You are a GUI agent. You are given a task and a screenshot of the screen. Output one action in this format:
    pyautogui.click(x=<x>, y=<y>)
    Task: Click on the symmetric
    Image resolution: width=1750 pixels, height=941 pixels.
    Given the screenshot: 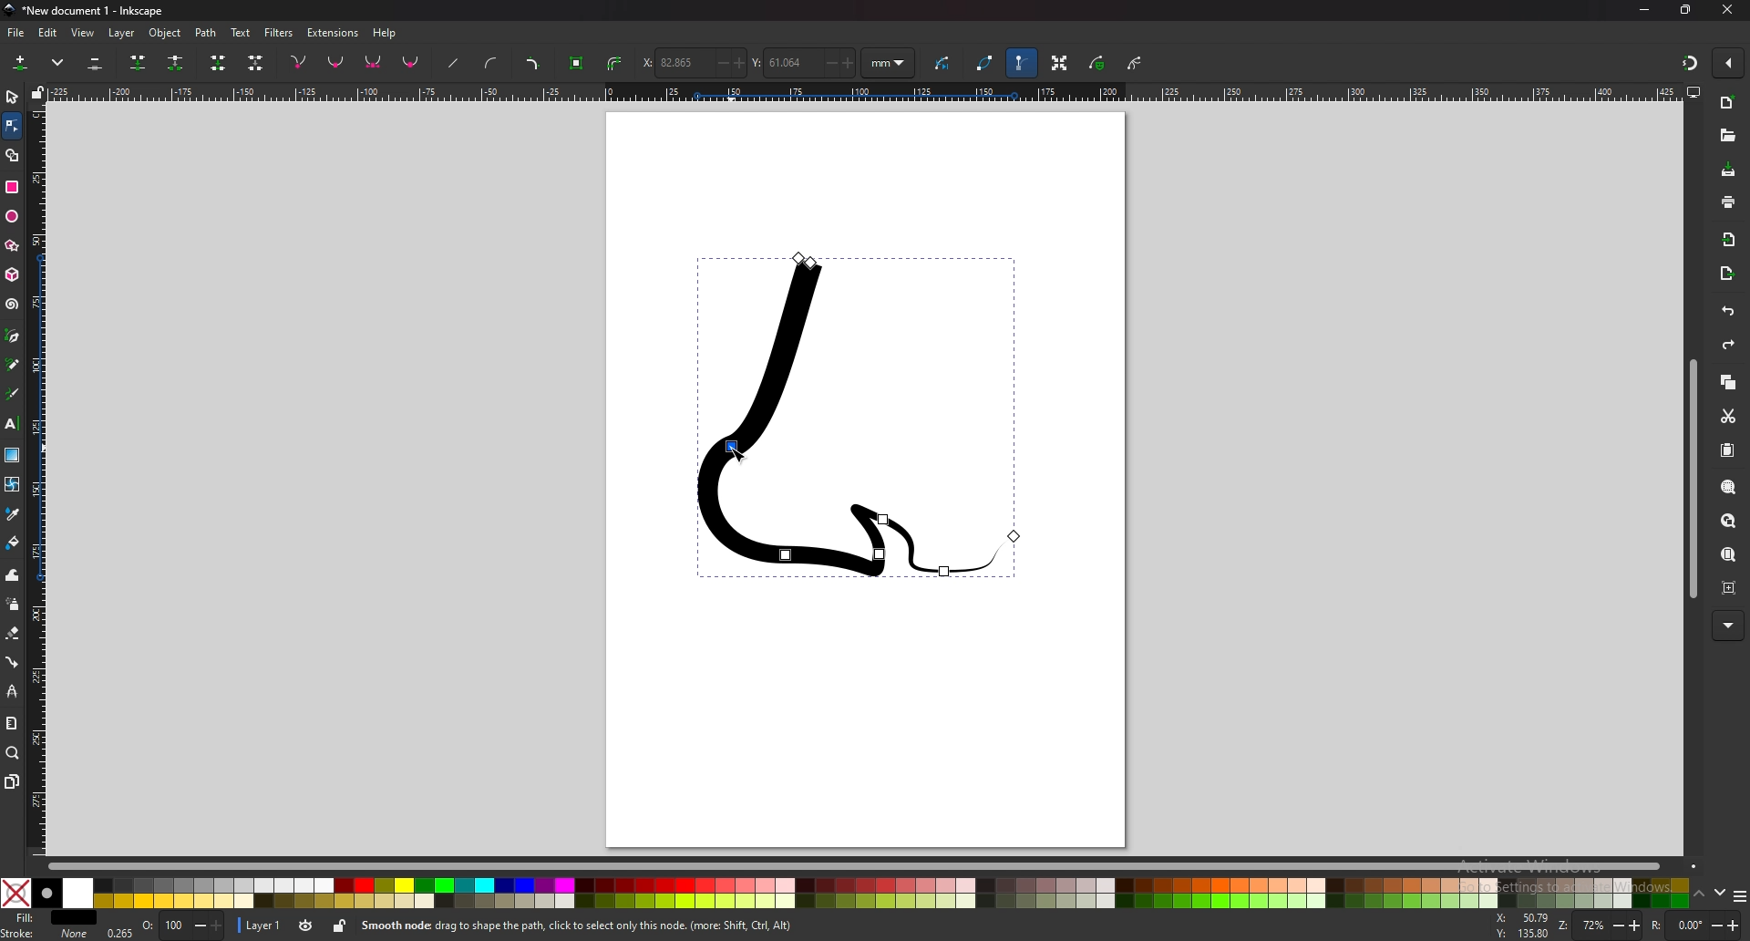 What is the action you would take?
    pyautogui.click(x=374, y=63)
    